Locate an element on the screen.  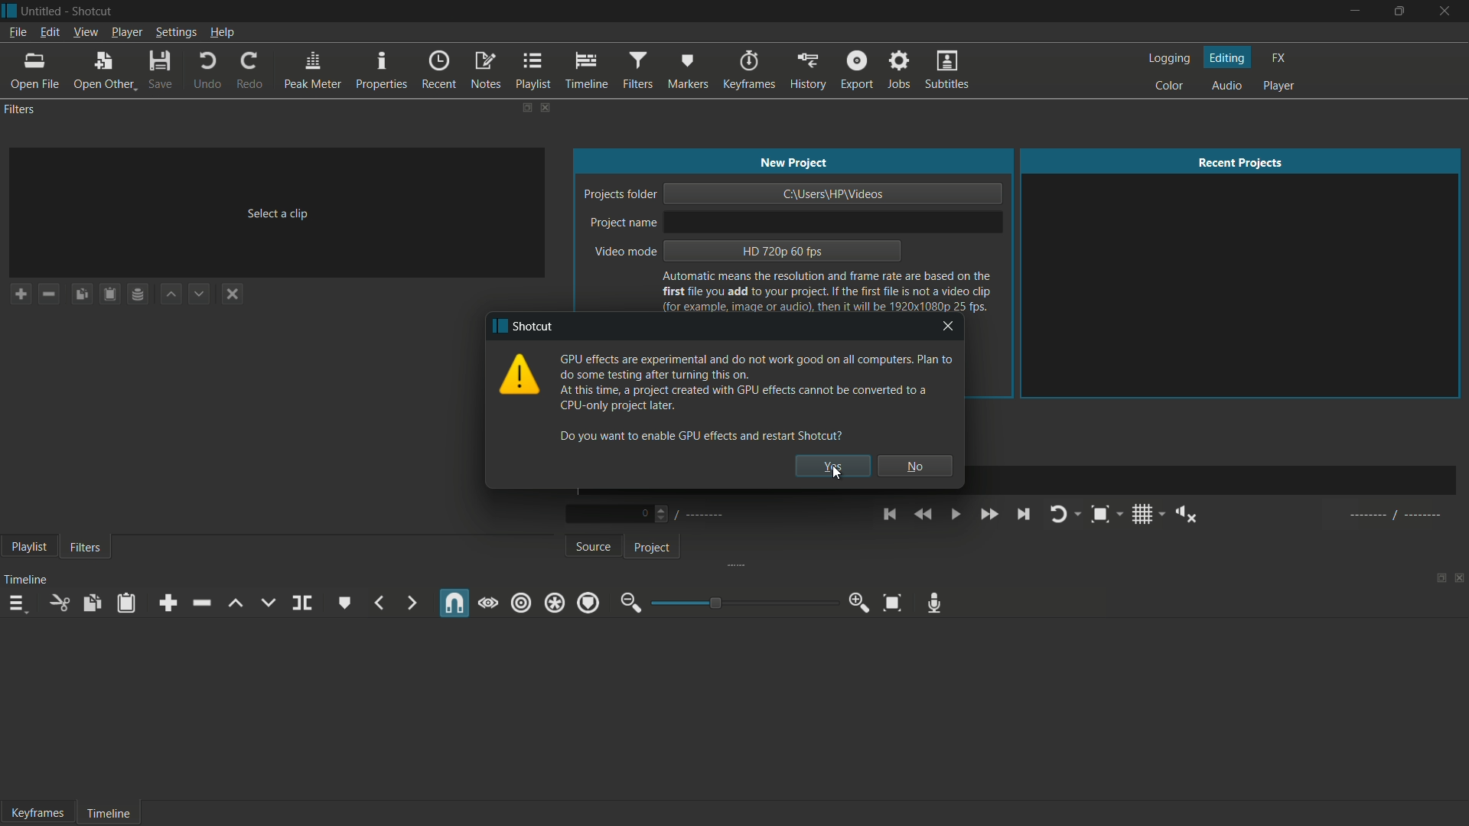
fx is located at coordinates (1278, 58).